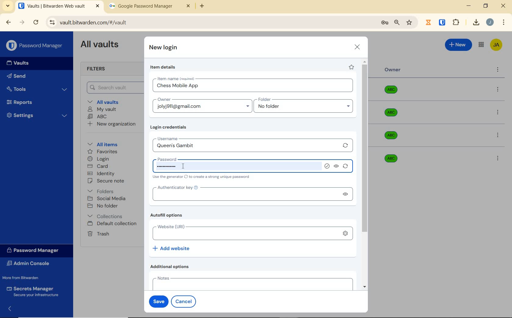 The width and height of the screenshot is (512, 318). What do you see at coordinates (172, 248) in the screenshot?
I see `Add website` at bounding box center [172, 248].